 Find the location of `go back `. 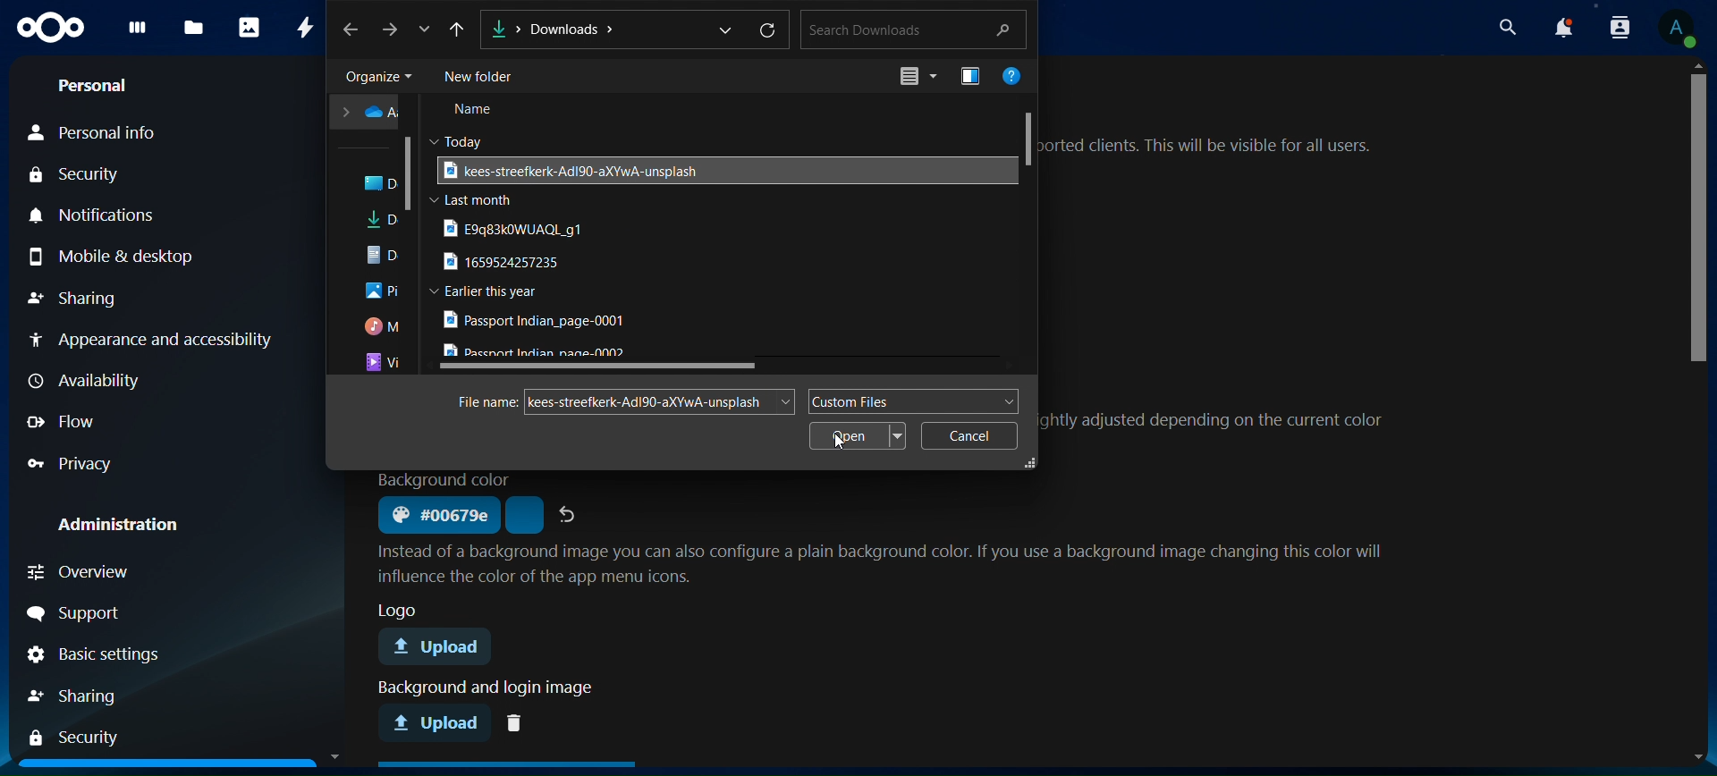

go back  is located at coordinates (352, 29).